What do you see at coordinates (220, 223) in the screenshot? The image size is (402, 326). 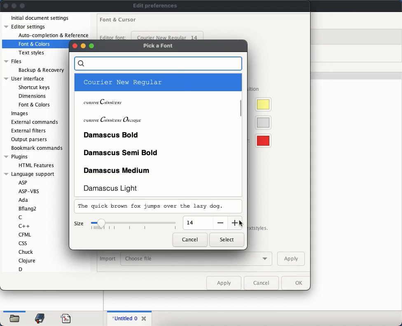 I see `decrease` at bounding box center [220, 223].